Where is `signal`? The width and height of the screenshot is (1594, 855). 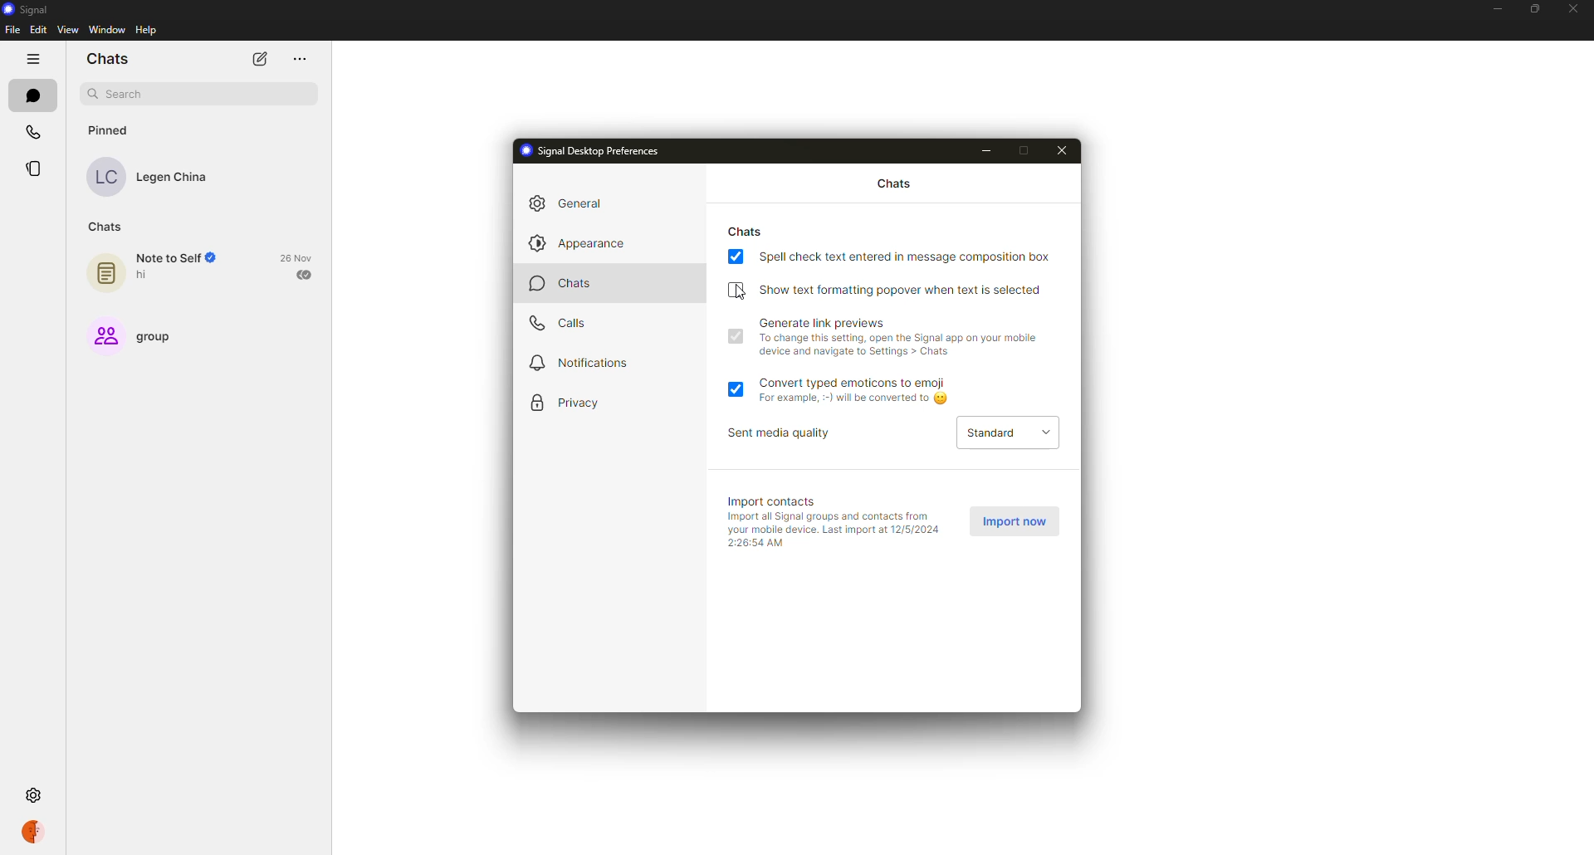 signal is located at coordinates (32, 11).